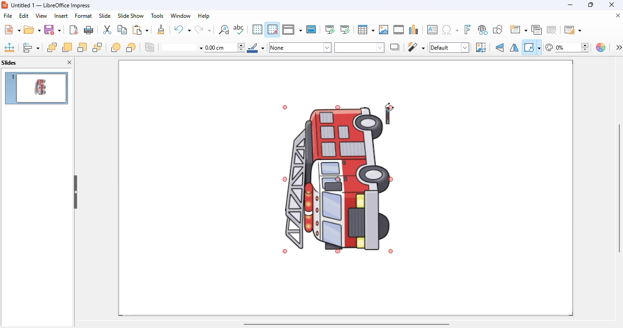 This screenshot has height=328, width=623. What do you see at coordinates (12, 29) in the screenshot?
I see `new` at bounding box center [12, 29].